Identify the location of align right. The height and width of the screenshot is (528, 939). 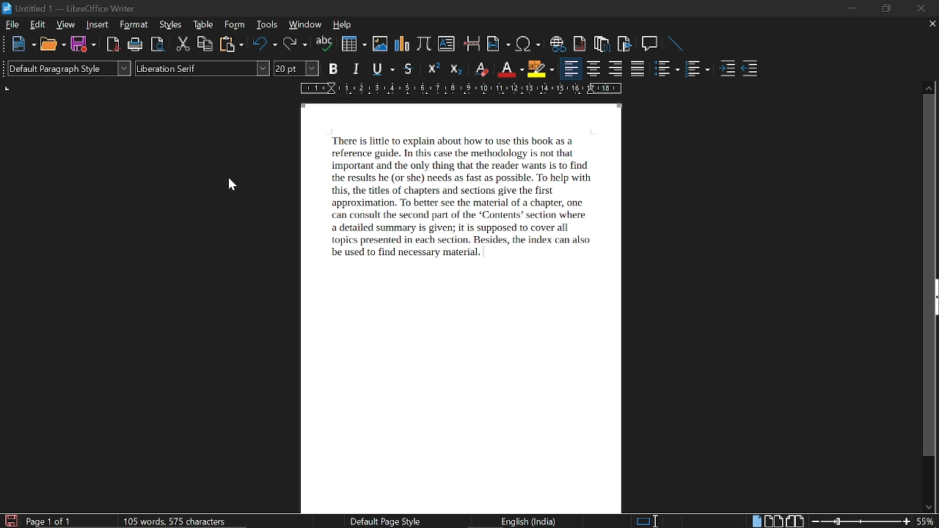
(615, 69).